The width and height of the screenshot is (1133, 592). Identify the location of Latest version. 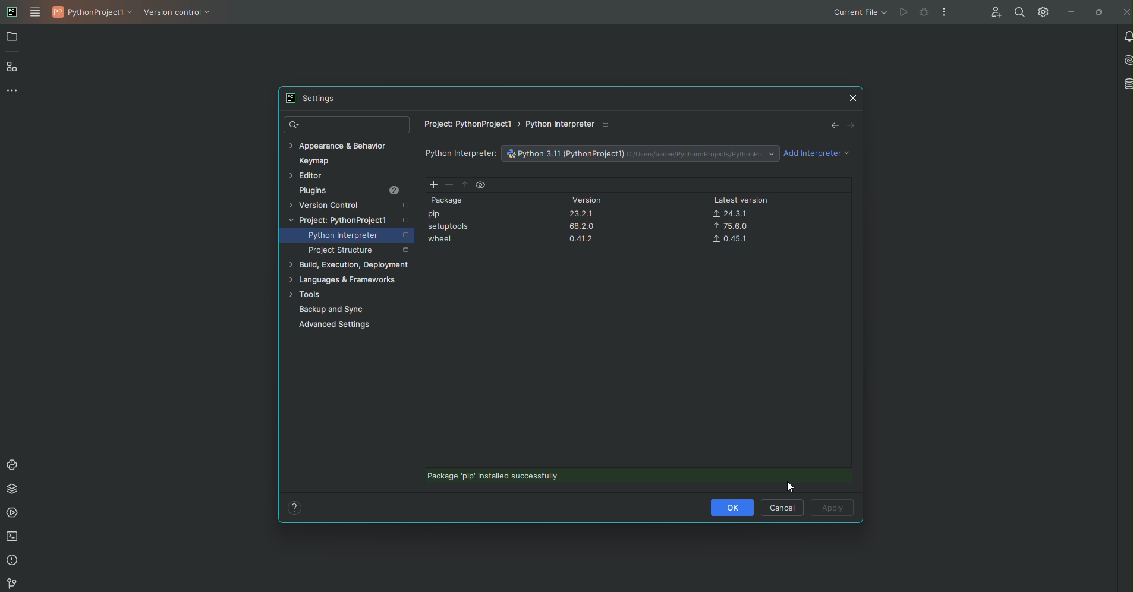
(741, 200).